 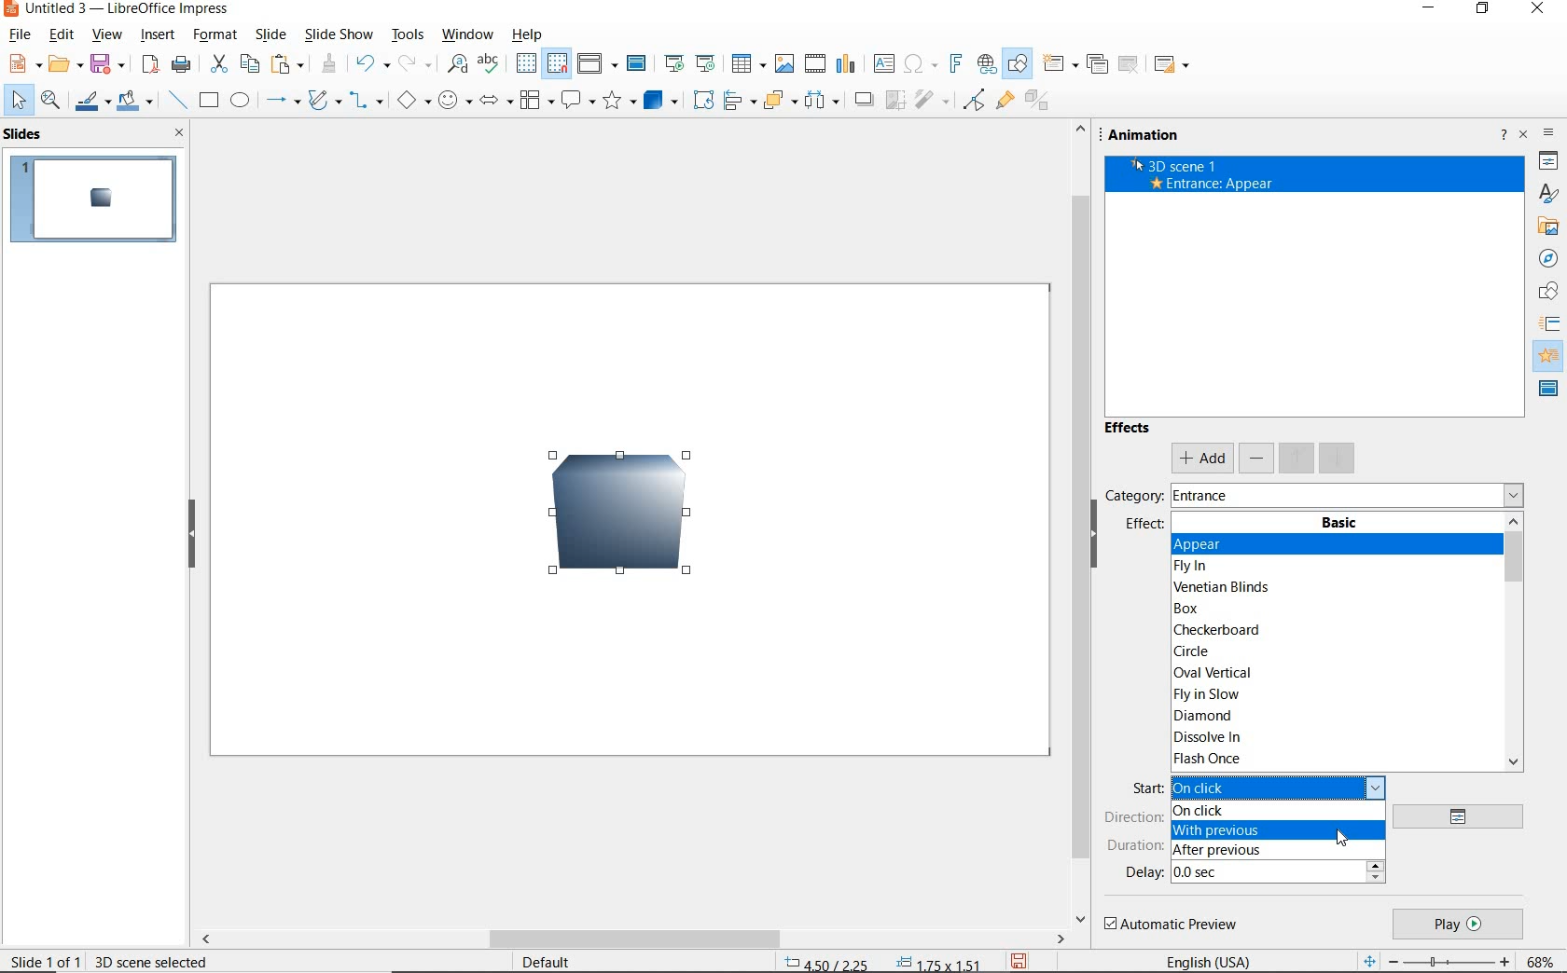 What do you see at coordinates (1130, 64) in the screenshot?
I see `delete slide` at bounding box center [1130, 64].